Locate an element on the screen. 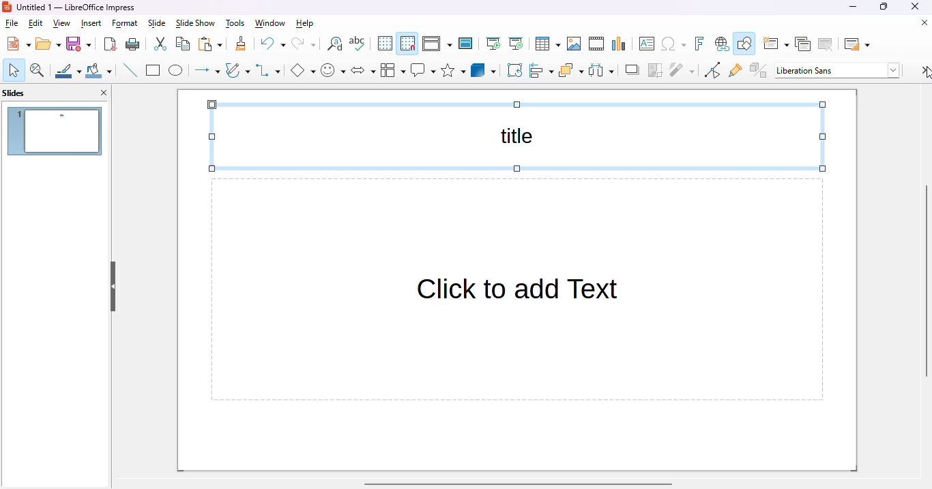 This screenshot has width=932, height=489. view is located at coordinates (61, 24).